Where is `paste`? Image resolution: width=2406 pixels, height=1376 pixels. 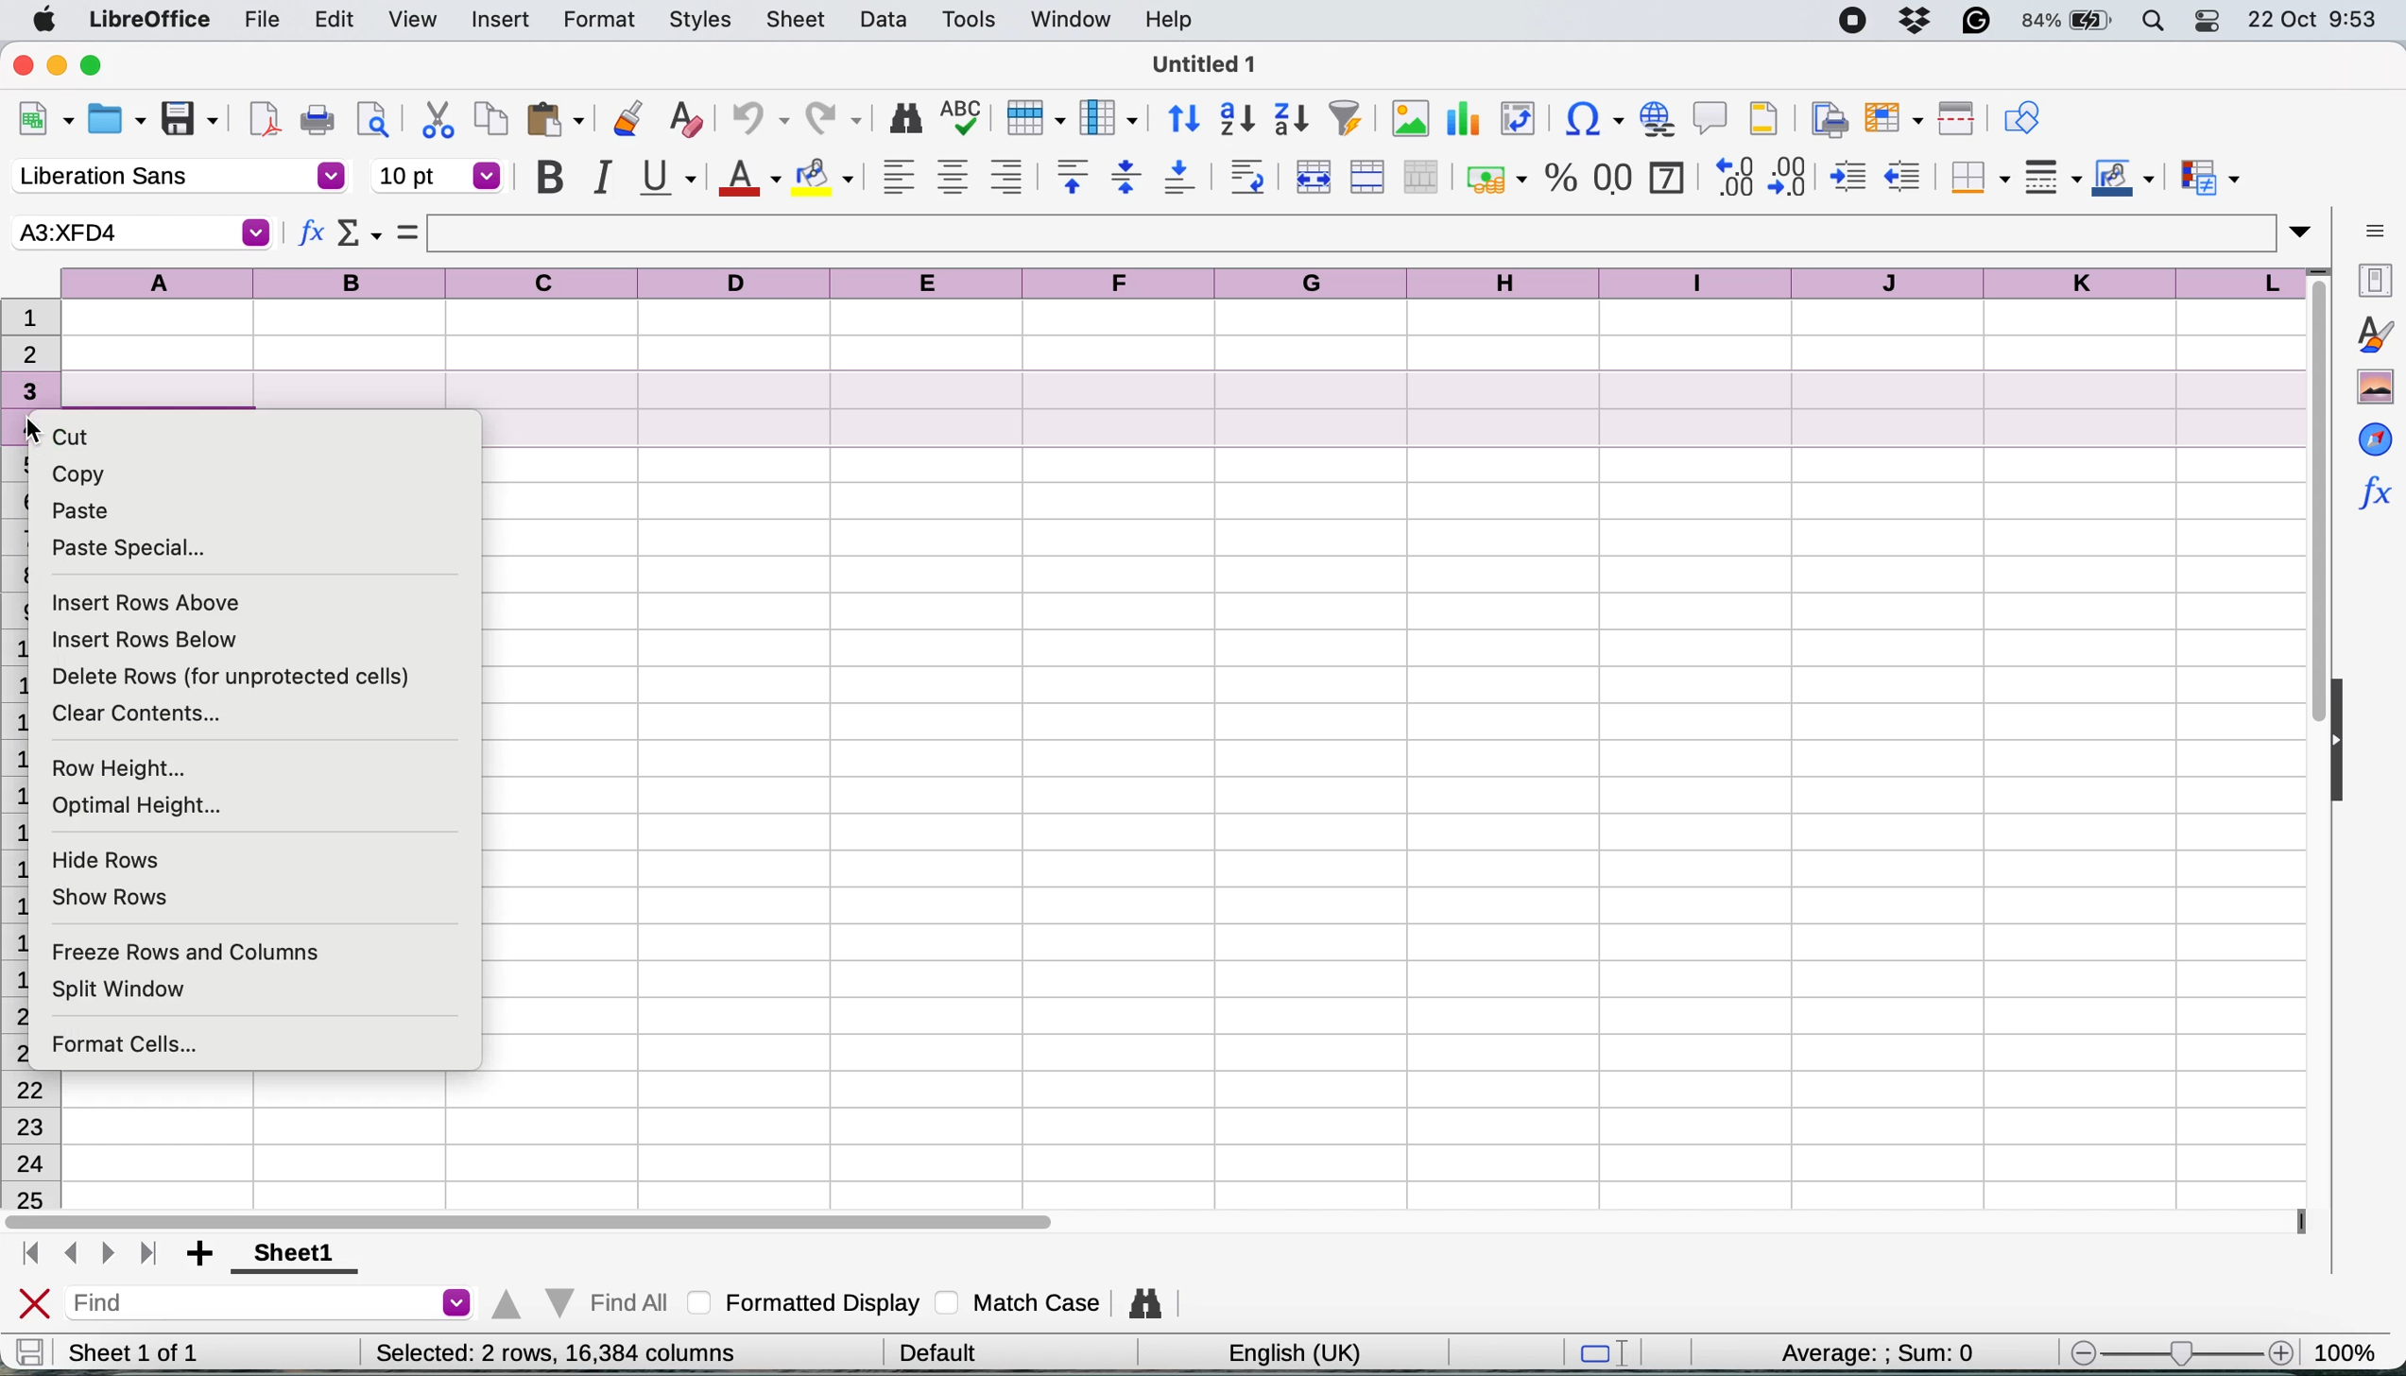
paste is located at coordinates (556, 118).